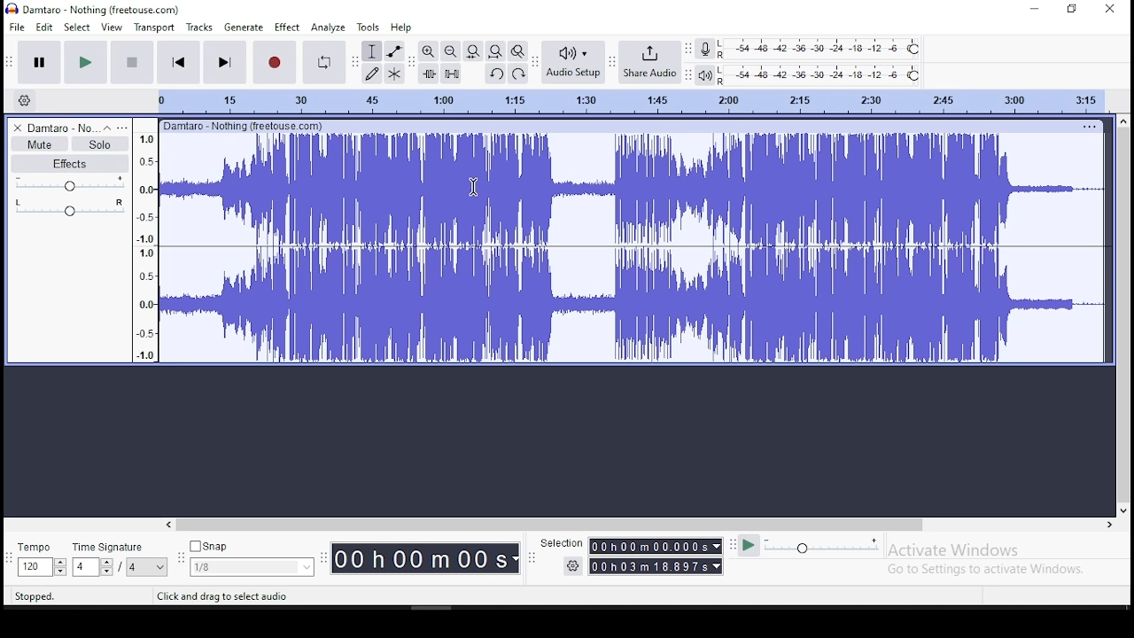 The width and height of the screenshot is (1134, 638). What do you see at coordinates (276, 63) in the screenshot?
I see `record` at bounding box center [276, 63].